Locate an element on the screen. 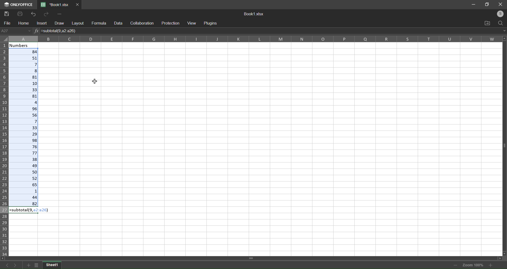  protection is located at coordinates (171, 23).